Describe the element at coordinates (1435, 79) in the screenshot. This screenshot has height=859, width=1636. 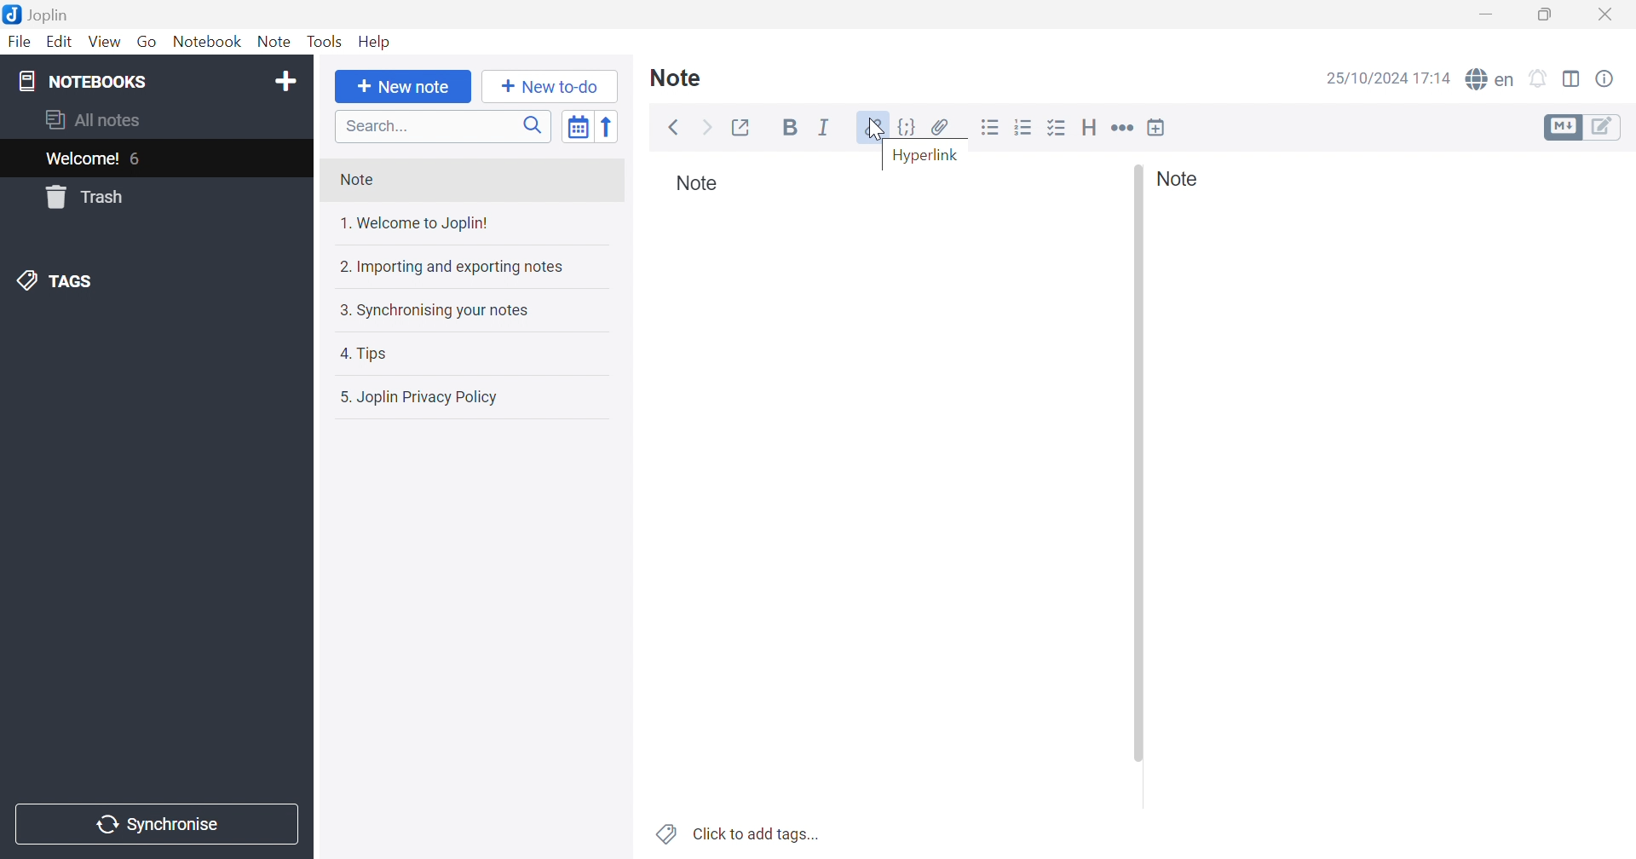
I see `17:14` at that location.